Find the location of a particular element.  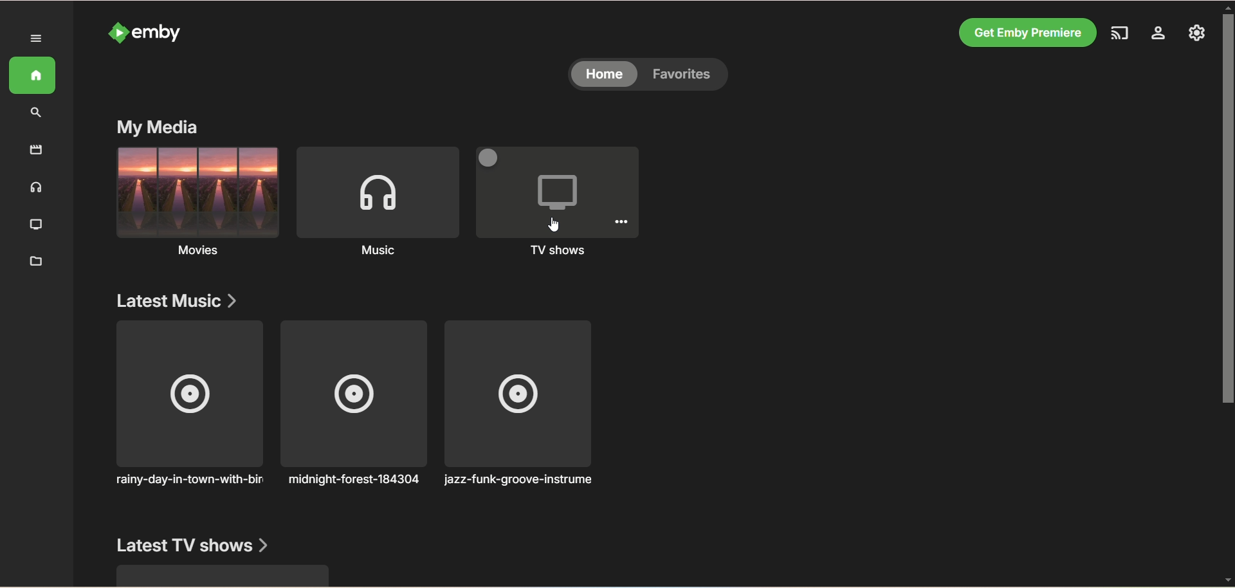

My media is located at coordinates (159, 128).